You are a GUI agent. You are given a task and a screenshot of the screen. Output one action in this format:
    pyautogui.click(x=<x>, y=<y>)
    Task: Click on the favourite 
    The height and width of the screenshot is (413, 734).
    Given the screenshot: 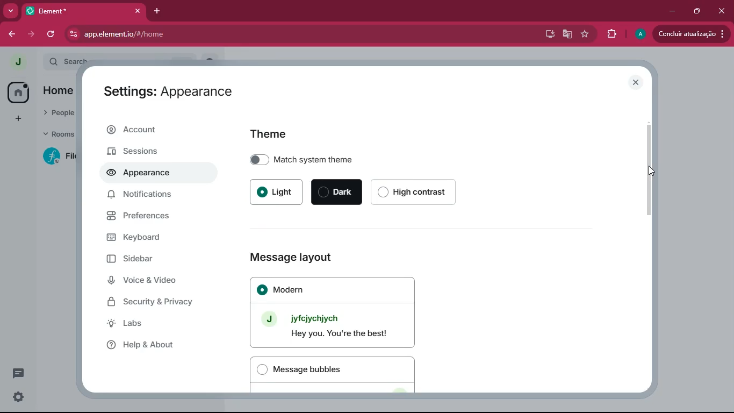 What is the action you would take?
    pyautogui.click(x=585, y=34)
    